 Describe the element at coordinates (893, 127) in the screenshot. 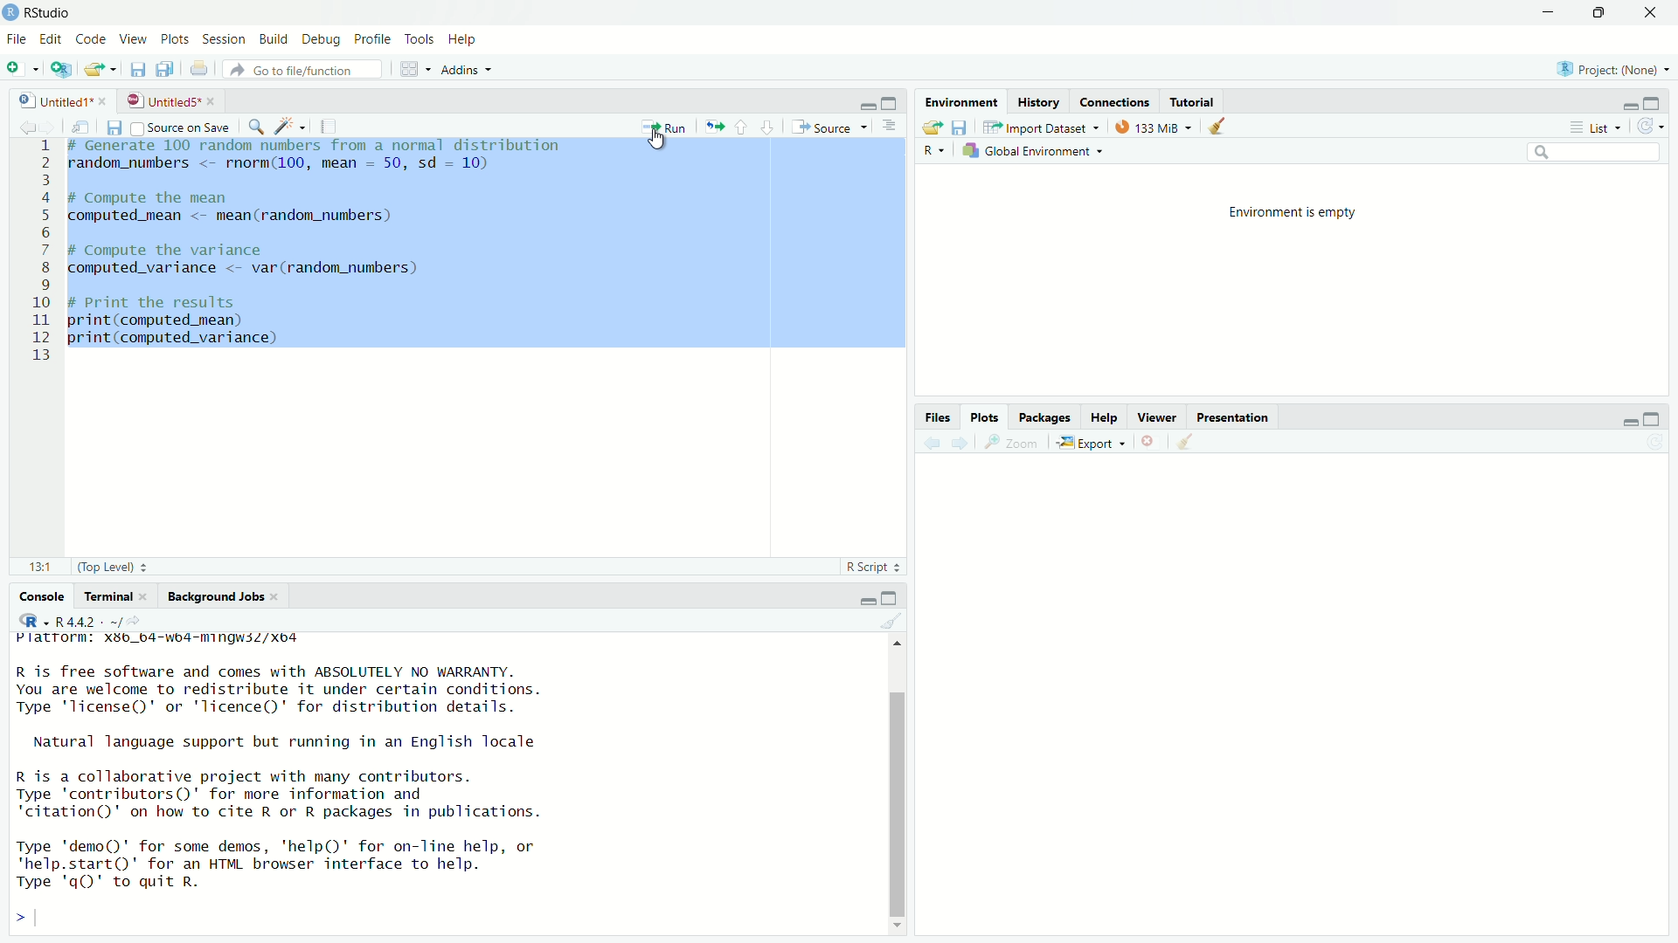

I see `hide document online` at that location.